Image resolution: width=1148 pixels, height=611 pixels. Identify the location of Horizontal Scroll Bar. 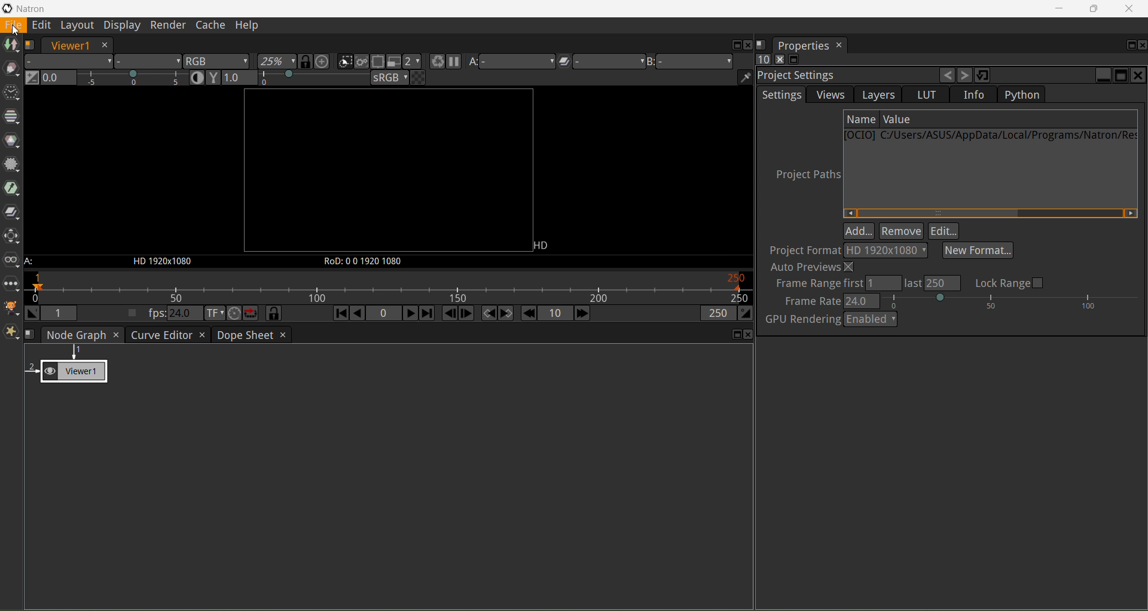
(990, 213).